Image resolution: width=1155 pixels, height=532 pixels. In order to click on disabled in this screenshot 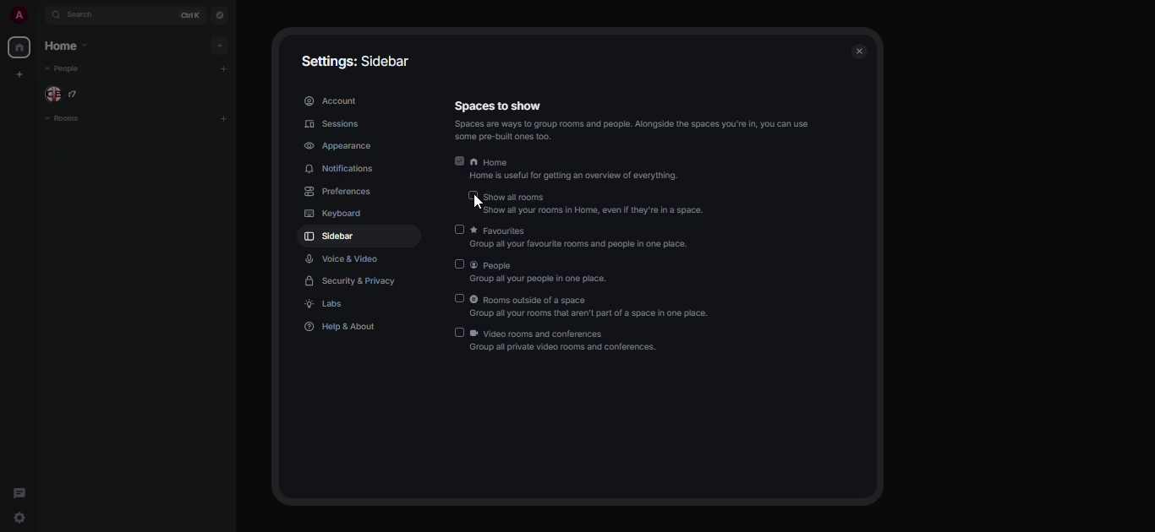, I will do `click(458, 229)`.